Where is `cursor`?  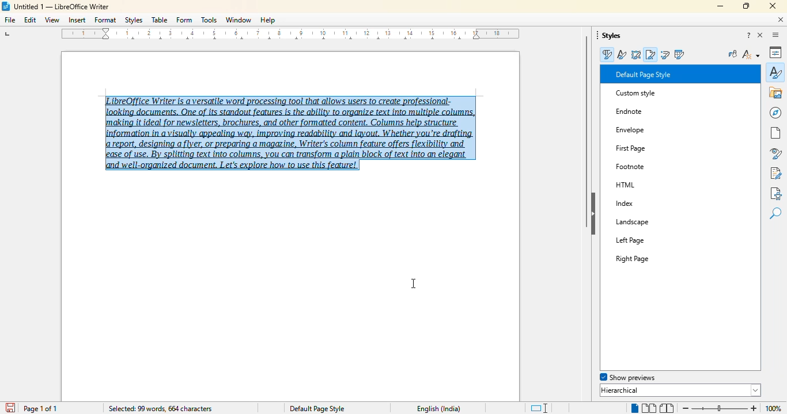
cursor is located at coordinates (412, 283).